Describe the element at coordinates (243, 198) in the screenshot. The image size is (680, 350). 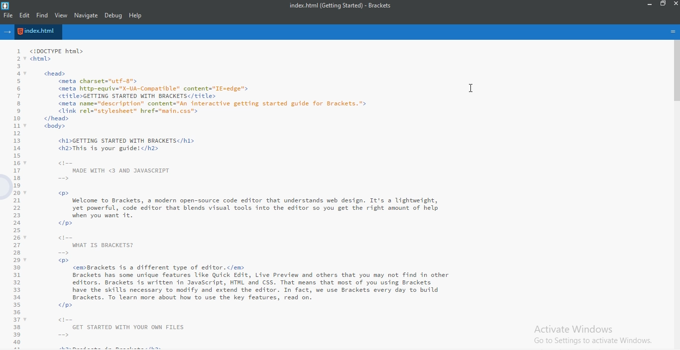
I see `Welcome to Brackets, a modern open-source code editor that understands web design. It's a lightweight,yet powerful, code editor that blends visual tools into the editor so you get the right amount of help when you want it.` at that location.